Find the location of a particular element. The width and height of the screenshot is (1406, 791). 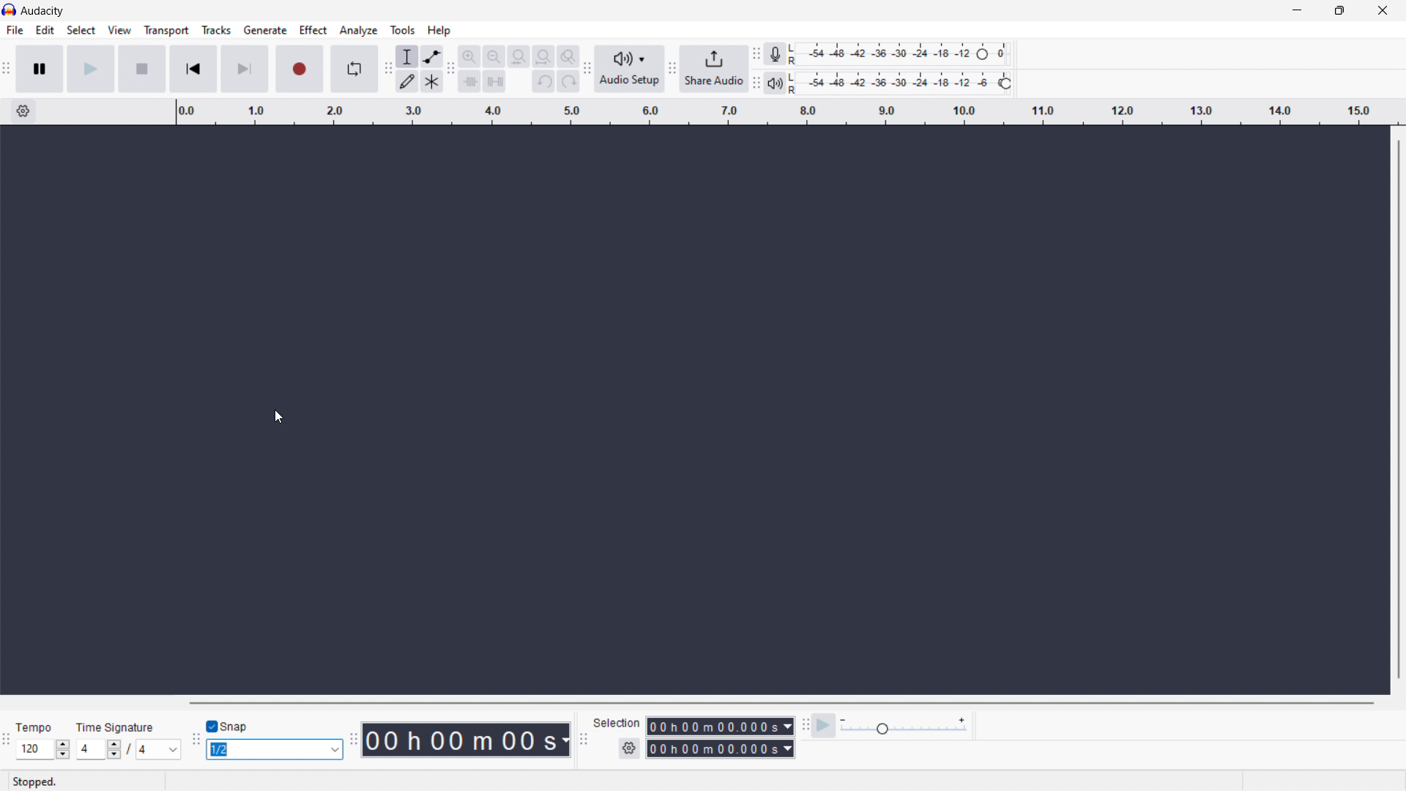

multi tool is located at coordinates (431, 82).